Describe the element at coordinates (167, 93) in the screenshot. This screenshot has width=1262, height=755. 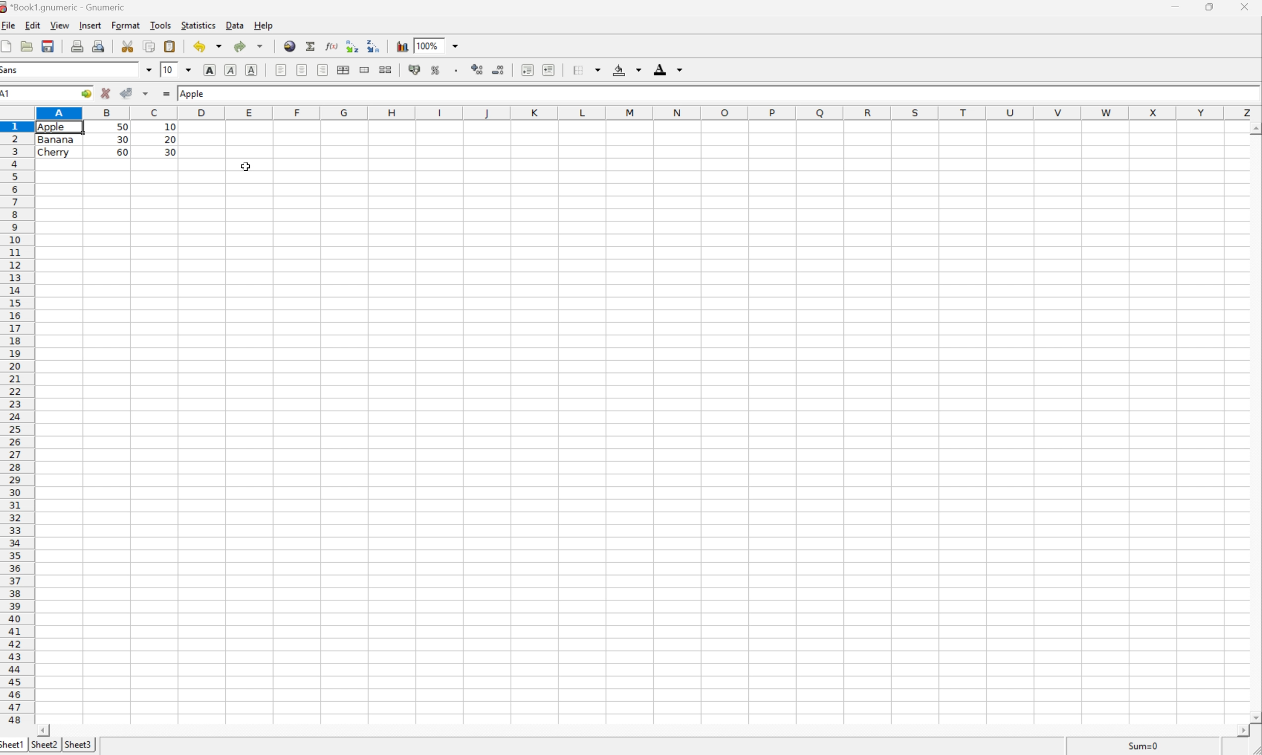
I see `enter formula` at that location.